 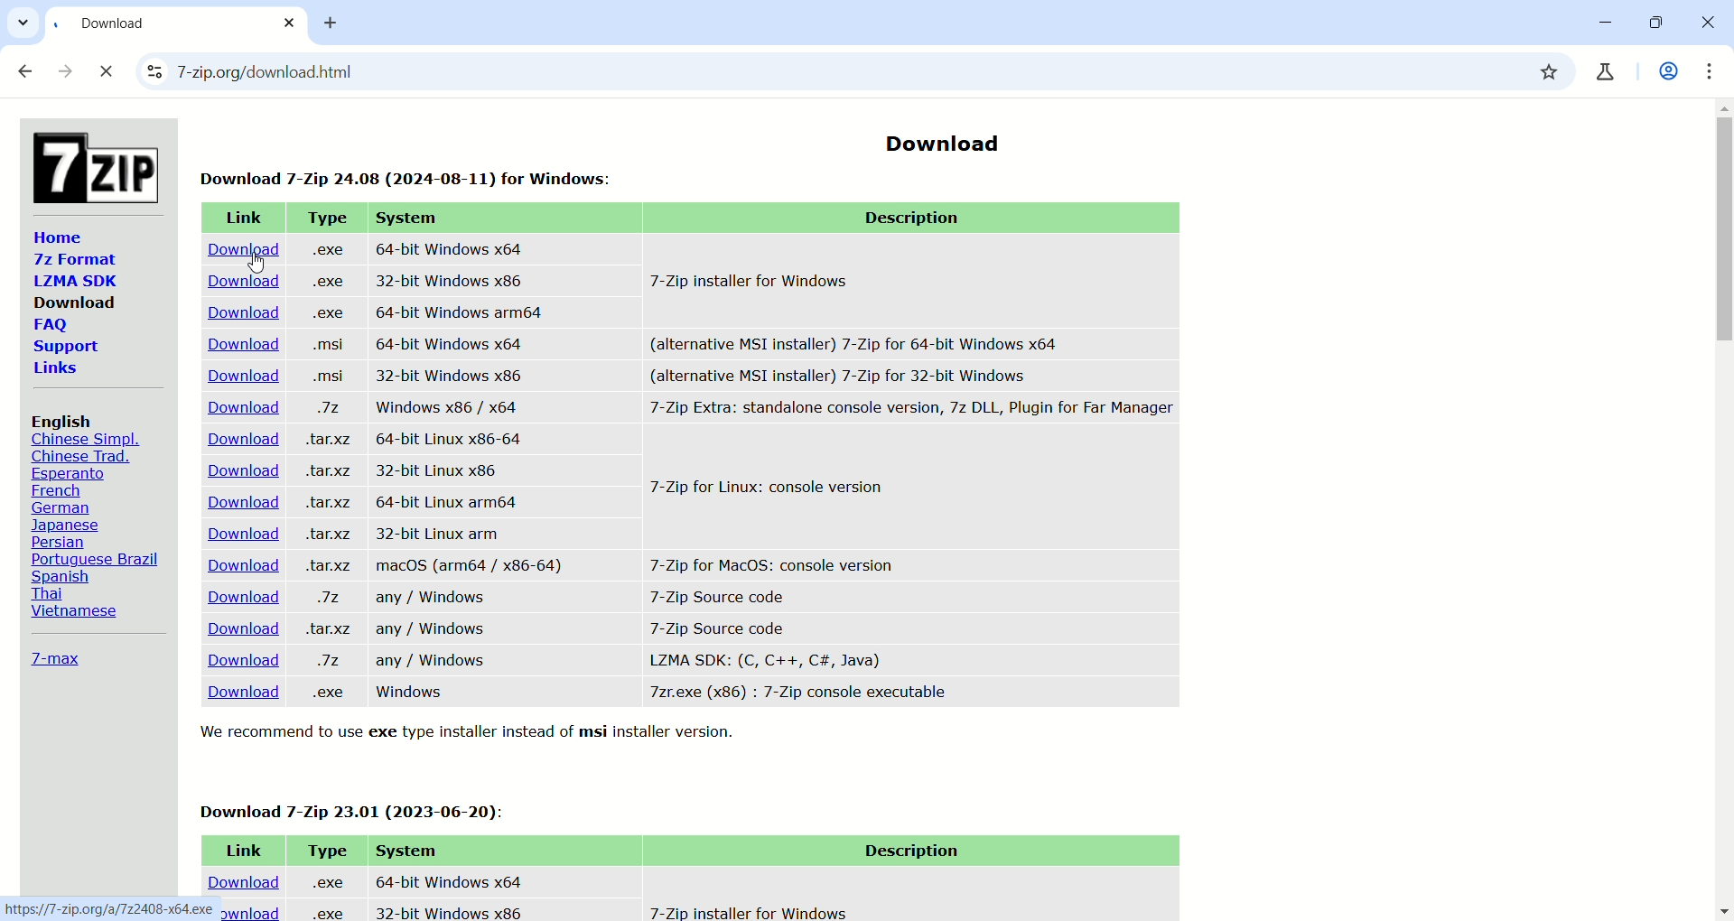 What do you see at coordinates (256, 263) in the screenshot?
I see `cursor` at bounding box center [256, 263].